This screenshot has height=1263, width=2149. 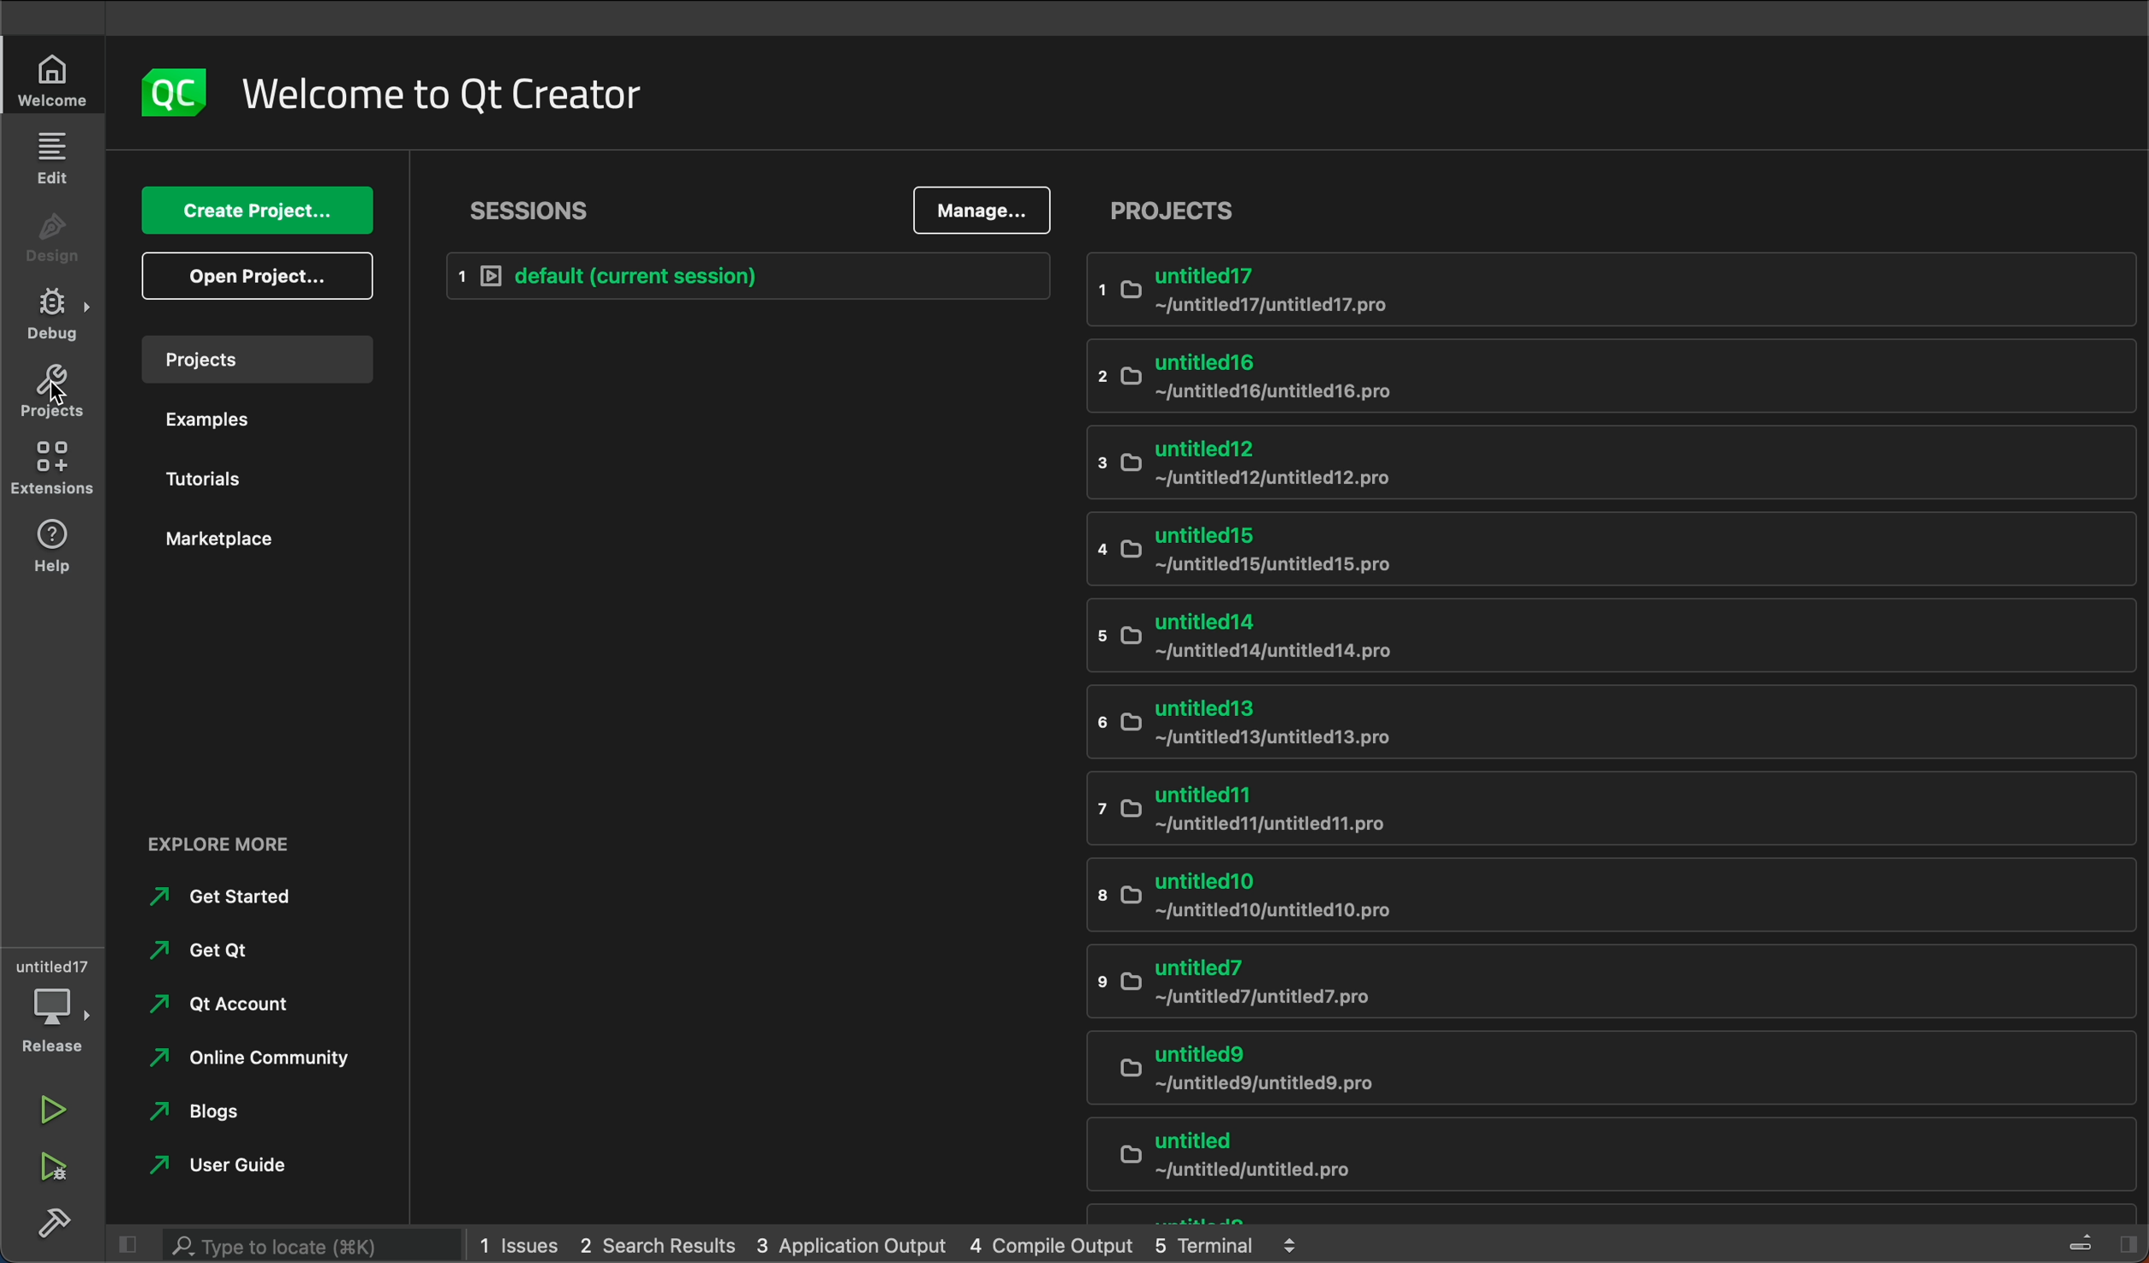 I want to click on manage, so click(x=981, y=212).